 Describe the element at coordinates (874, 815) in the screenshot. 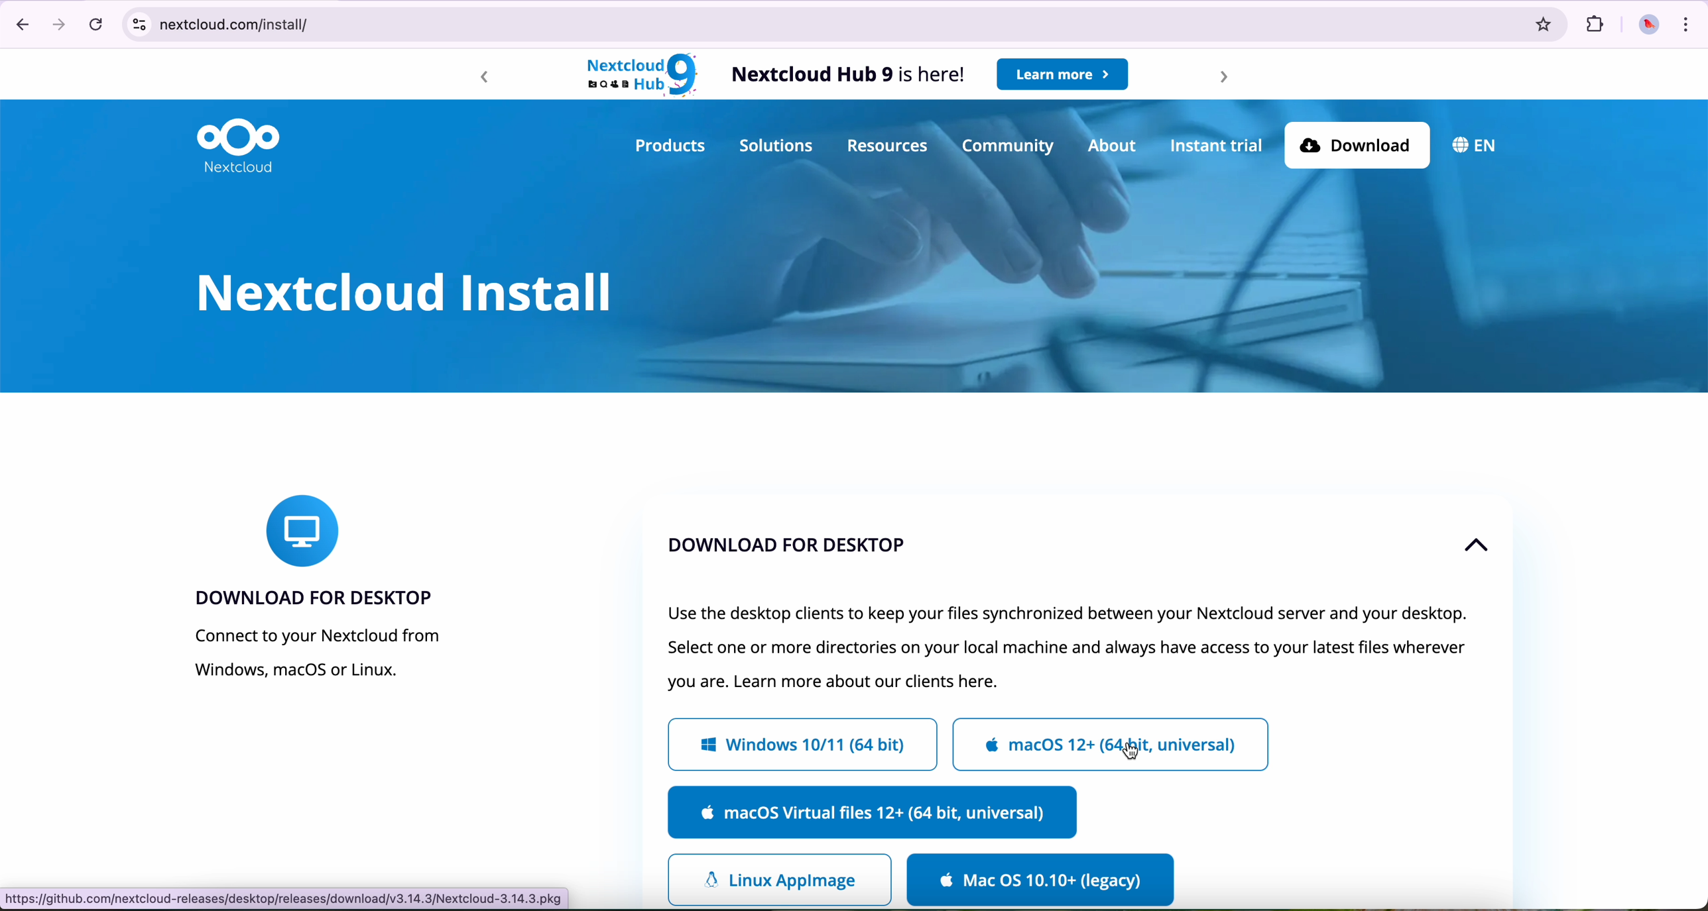

I see `MacOs Virtual files 12+ (64 bit, universal)` at that location.